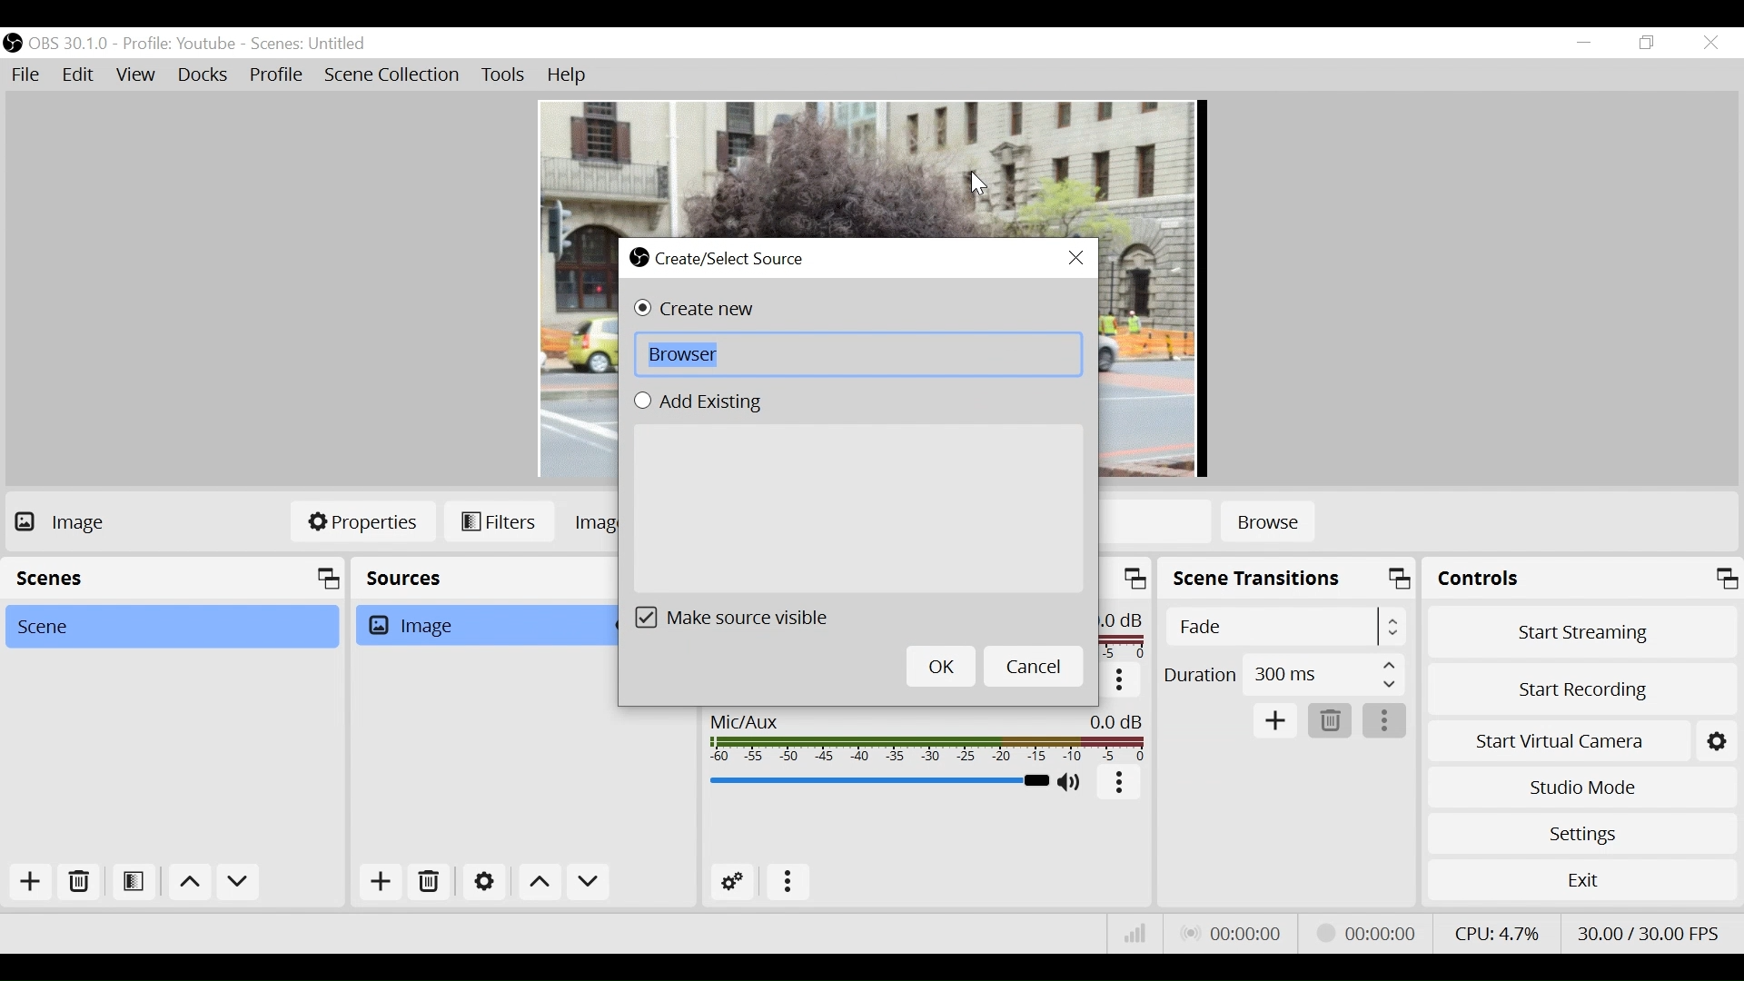  What do you see at coordinates (1122, 786) in the screenshot?
I see `More Options` at bounding box center [1122, 786].